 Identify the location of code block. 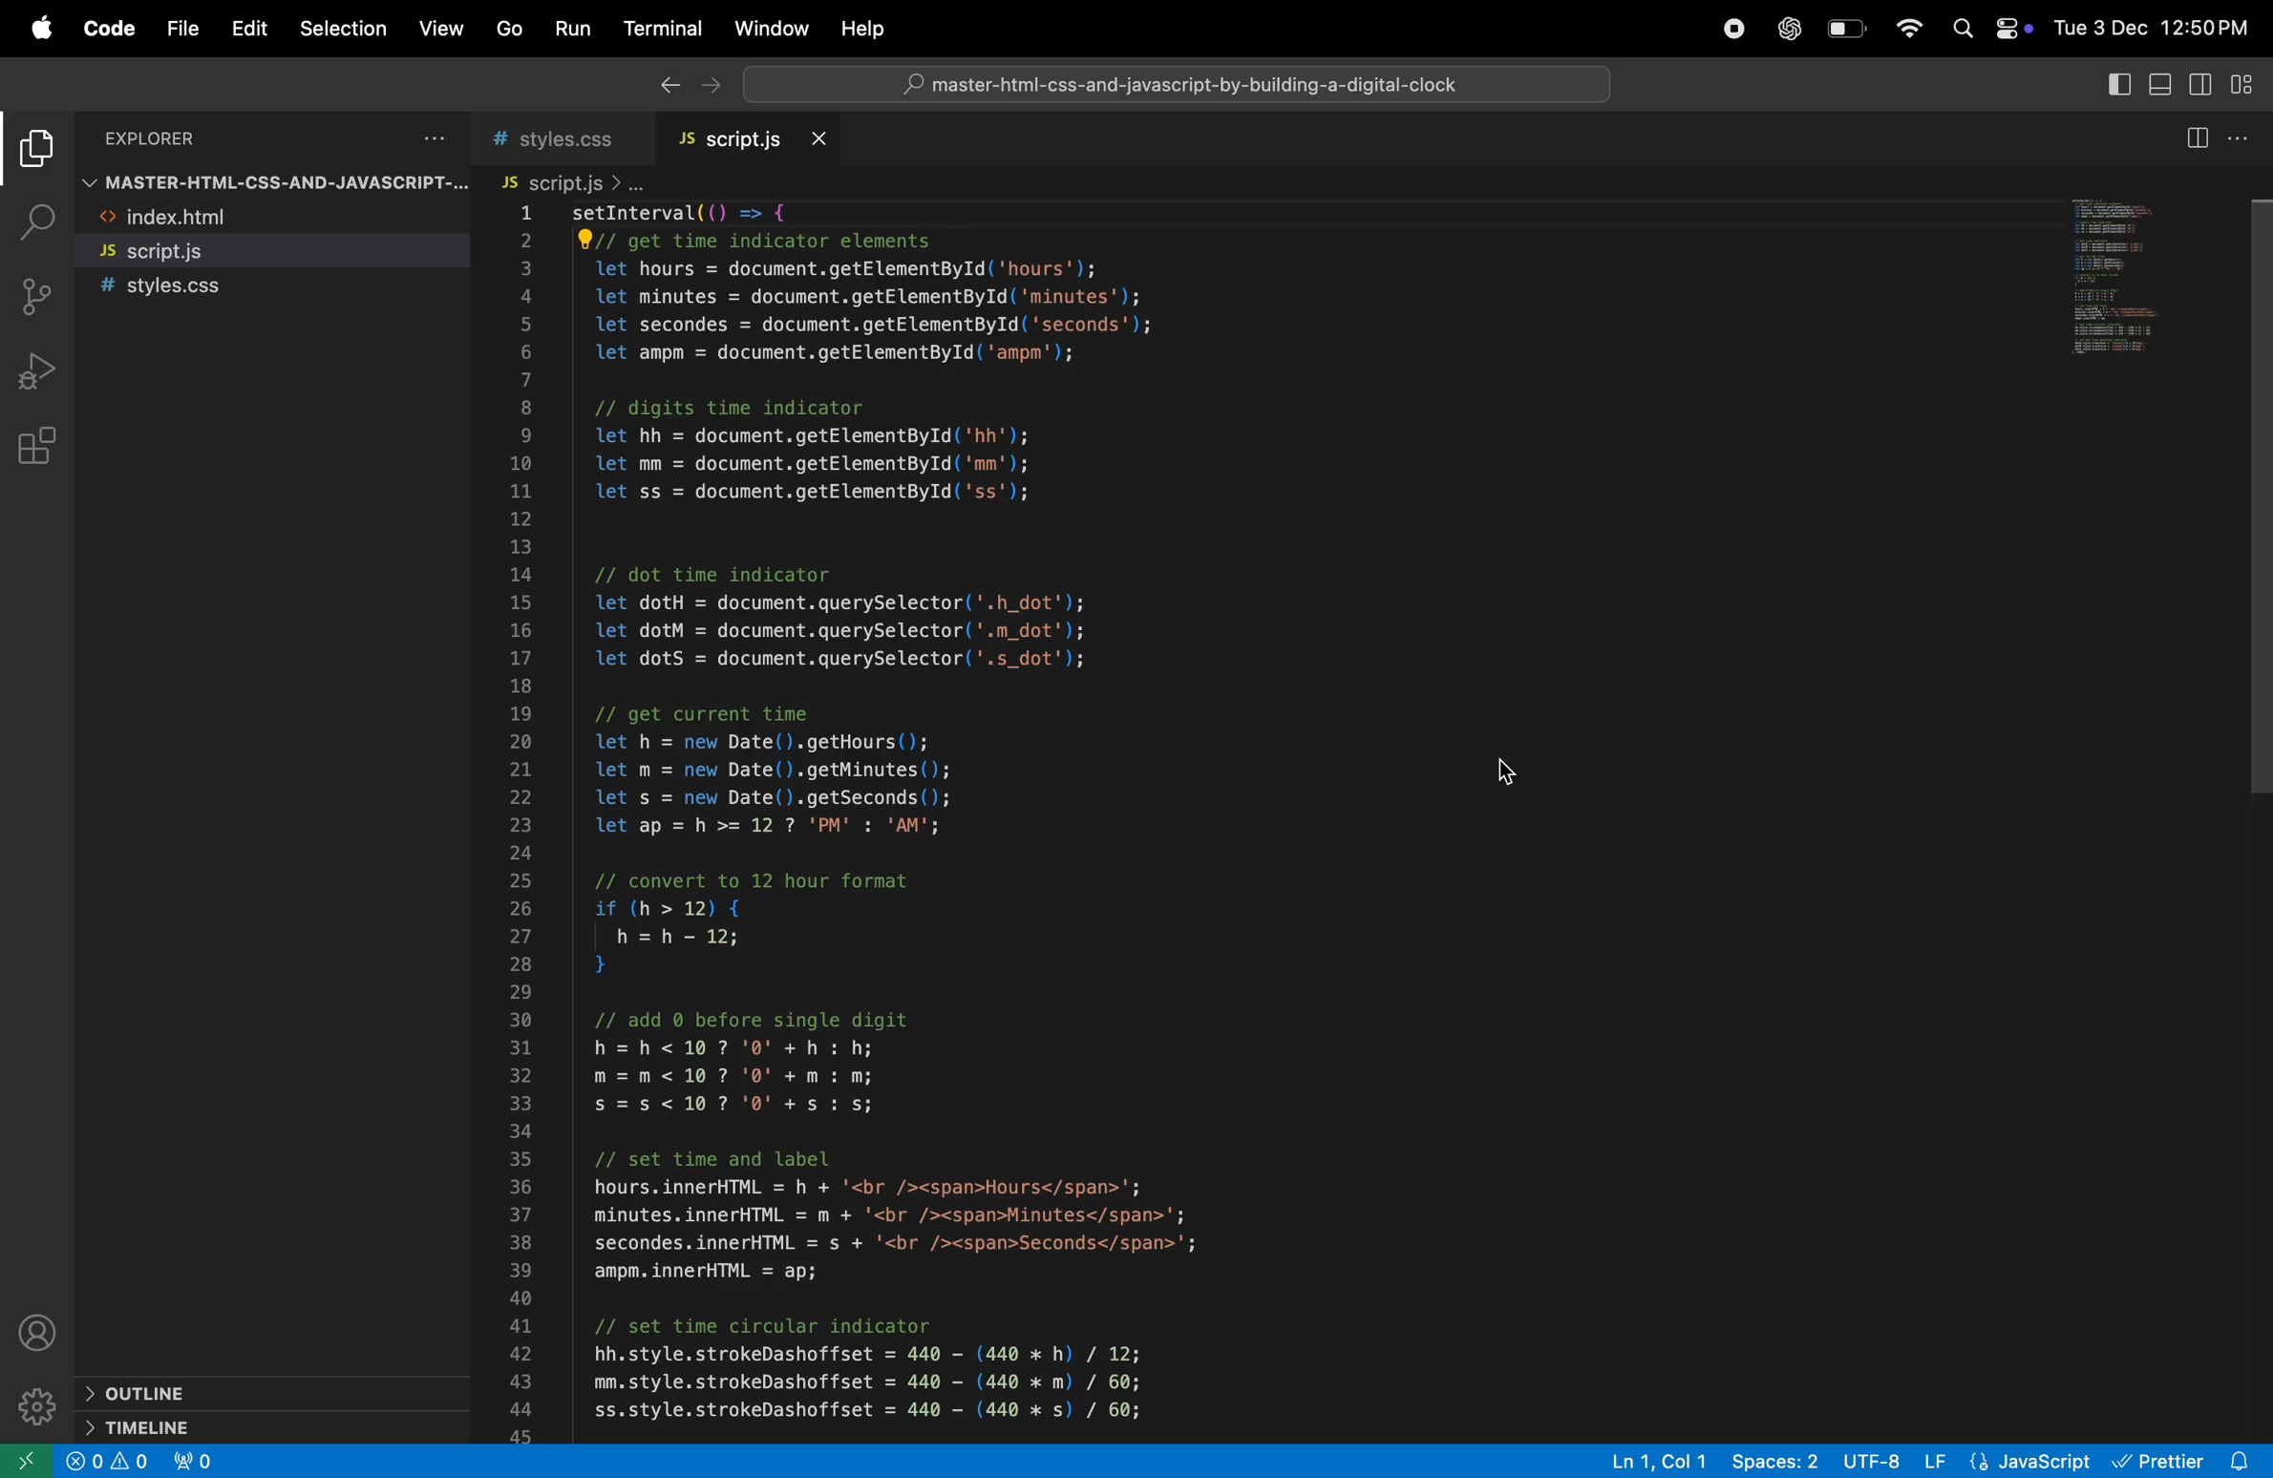
(1218, 822).